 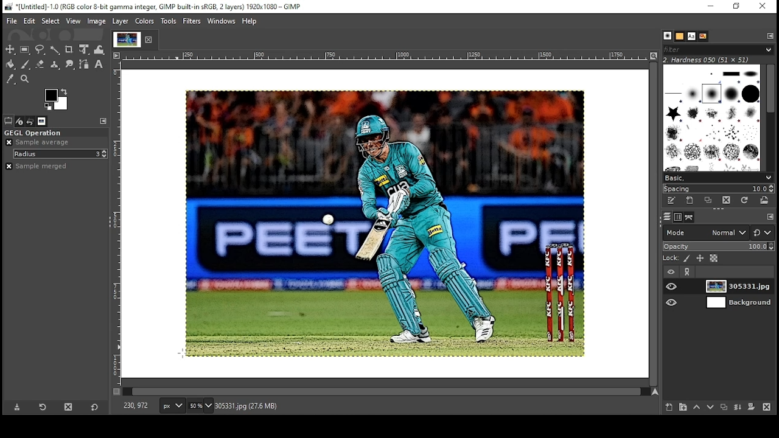 What do you see at coordinates (150, 39) in the screenshot?
I see `close` at bounding box center [150, 39].